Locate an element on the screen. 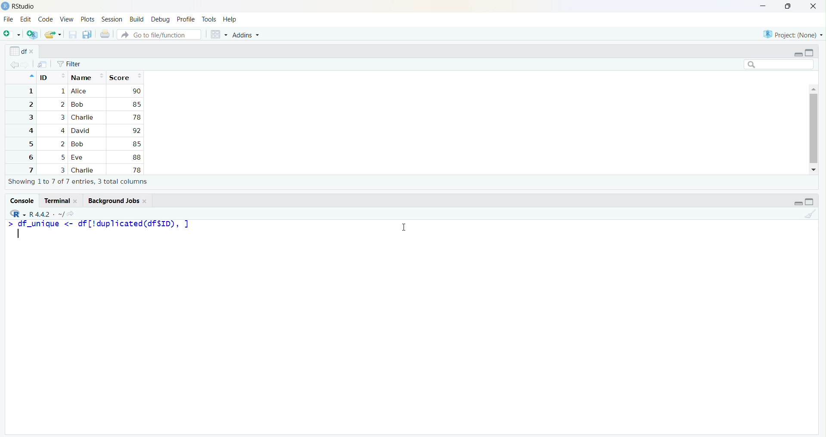 The height and width of the screenshot is (437, 826). View is located at coordinates (67, 20).